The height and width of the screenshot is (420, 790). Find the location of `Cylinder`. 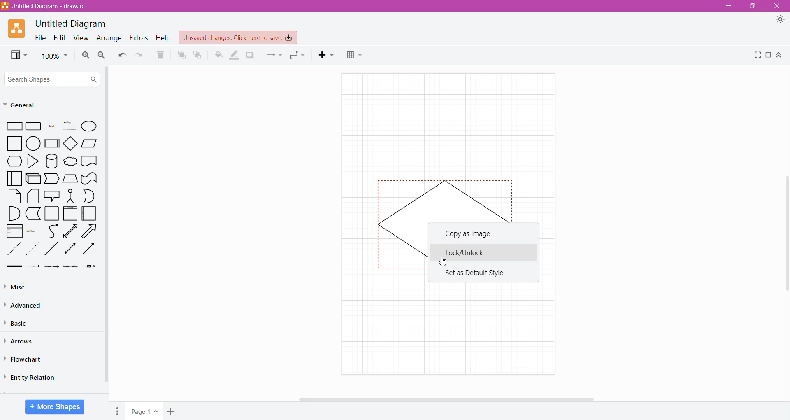

Cylinder is located at coordinates (52, 161).